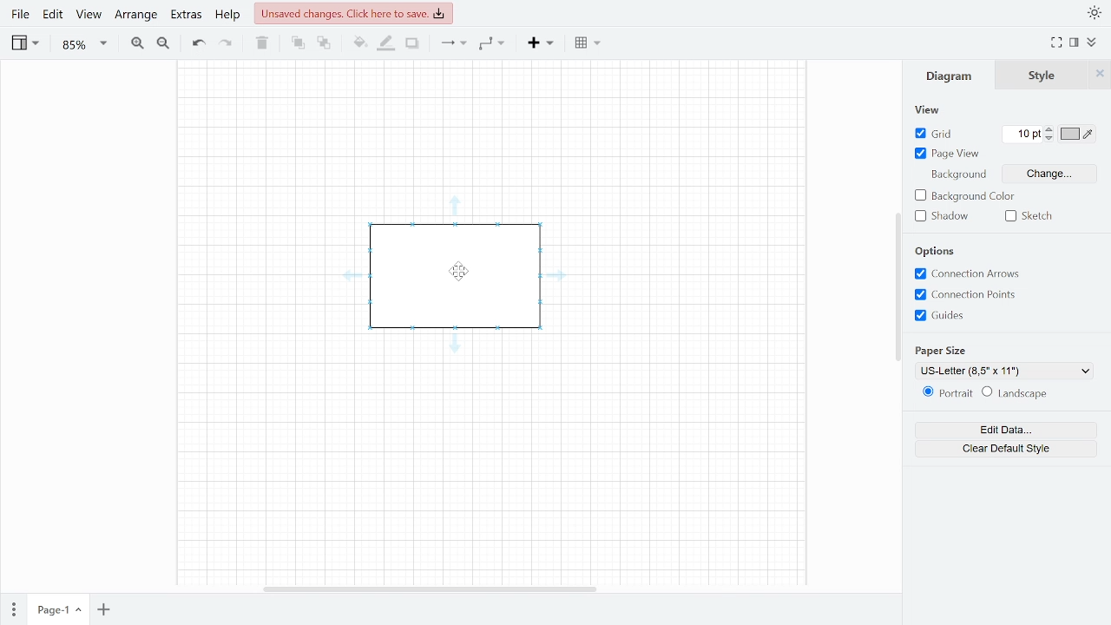  Describe the element at coordinates (463, 273) in the screenshot. I see `Cursor` at that location.